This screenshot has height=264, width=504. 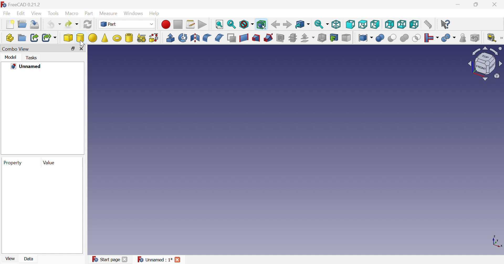 I want to click on Part, so click(x=126, y=24).